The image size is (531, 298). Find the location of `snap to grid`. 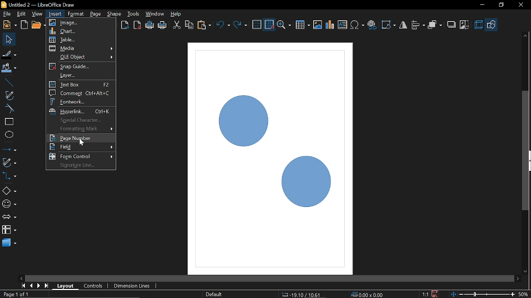

snap to grid is located at coordinates (270, 25).